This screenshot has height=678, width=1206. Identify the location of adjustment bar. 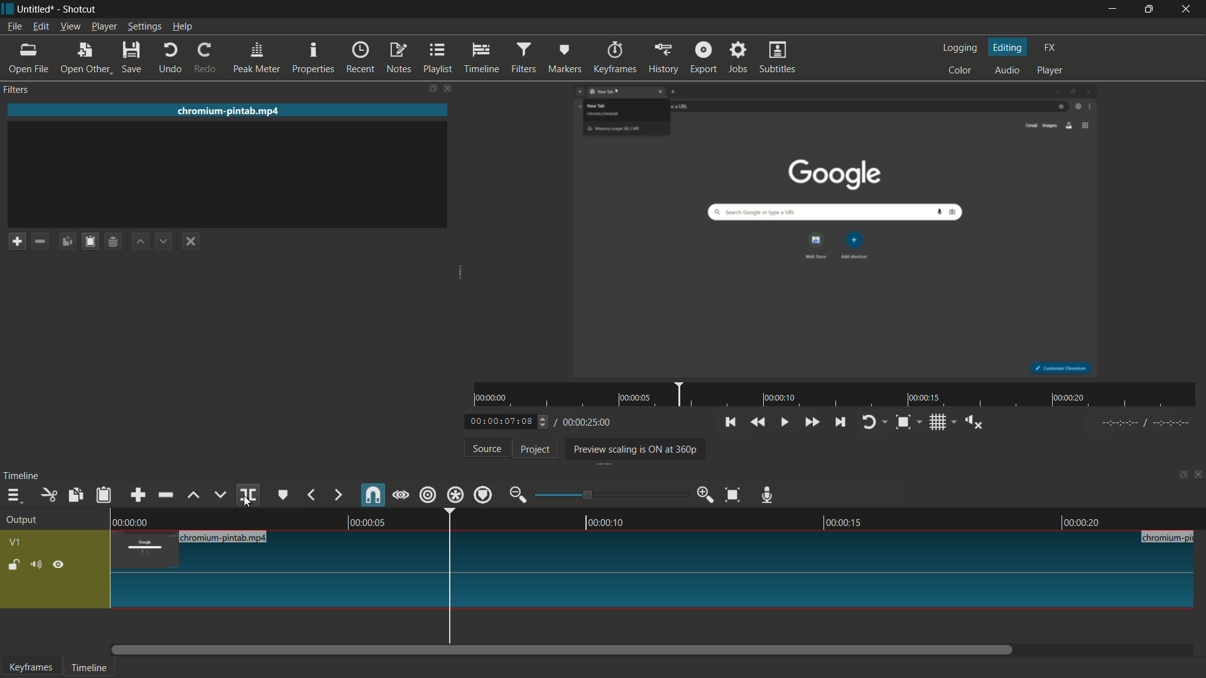
(612, 495).